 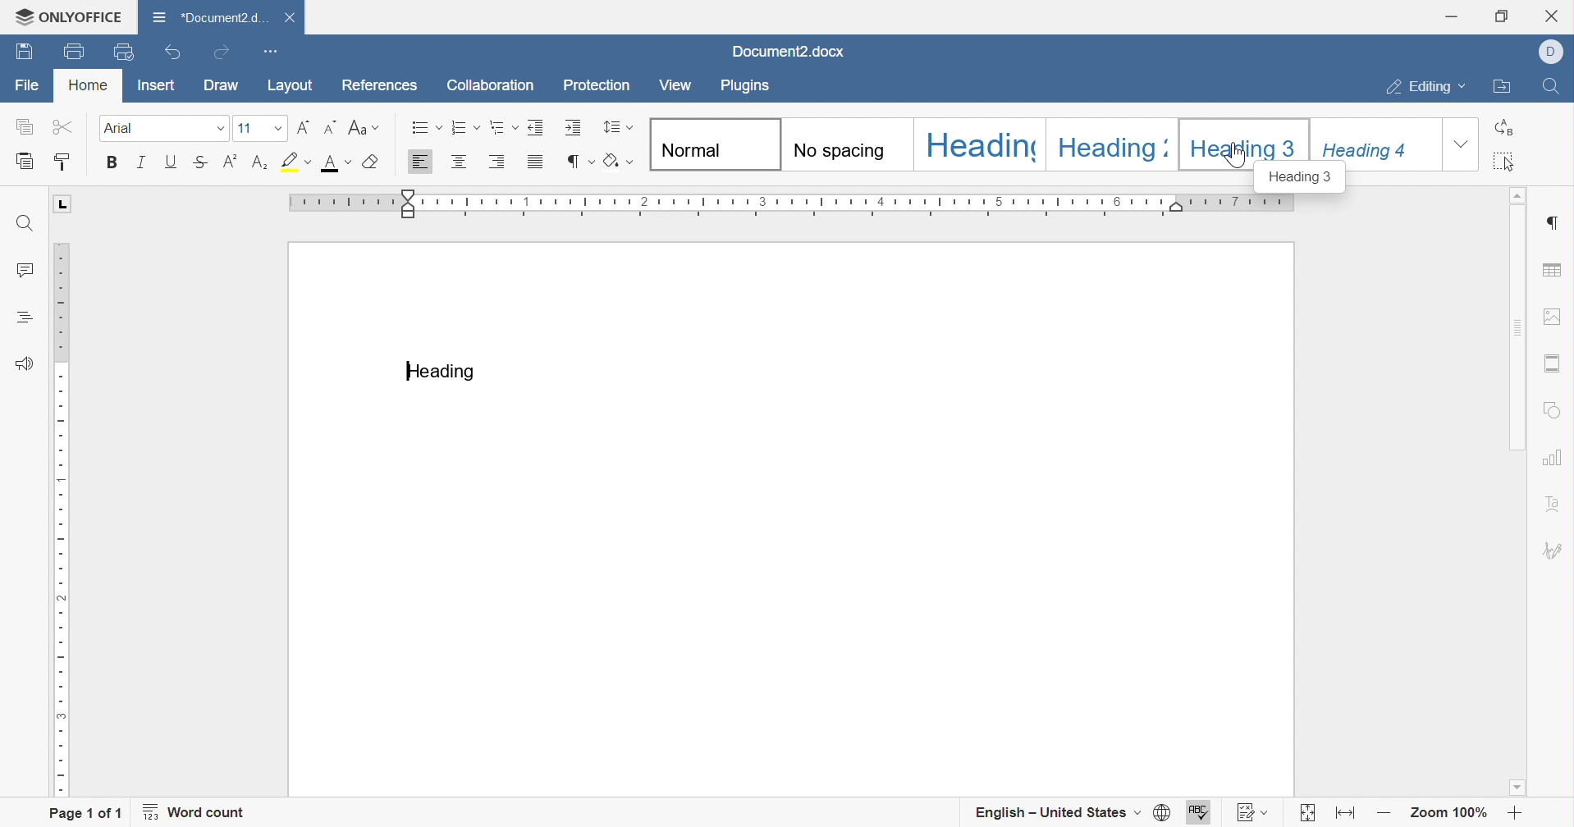 I want to click on Close, so click(x=1555, y=15).